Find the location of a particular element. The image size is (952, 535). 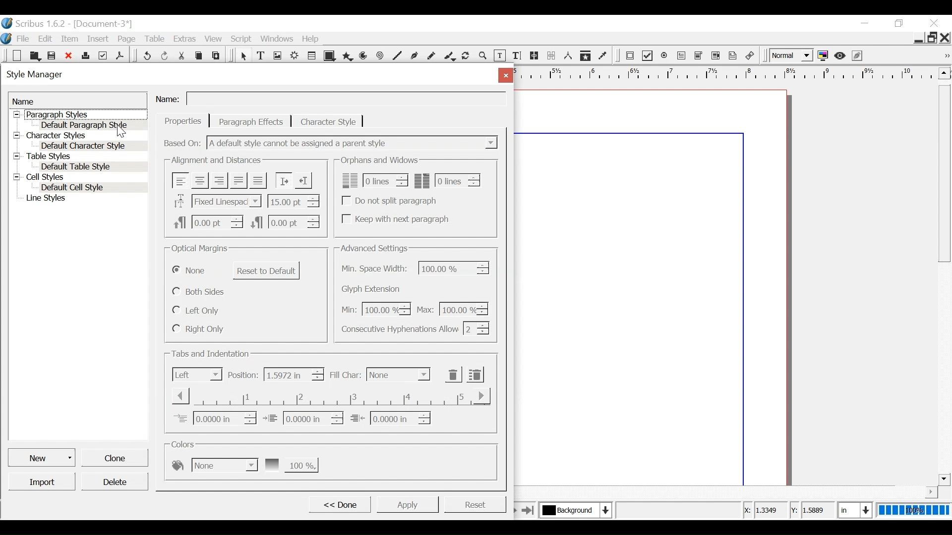

Toggle color is located at coordinates (824, 56).